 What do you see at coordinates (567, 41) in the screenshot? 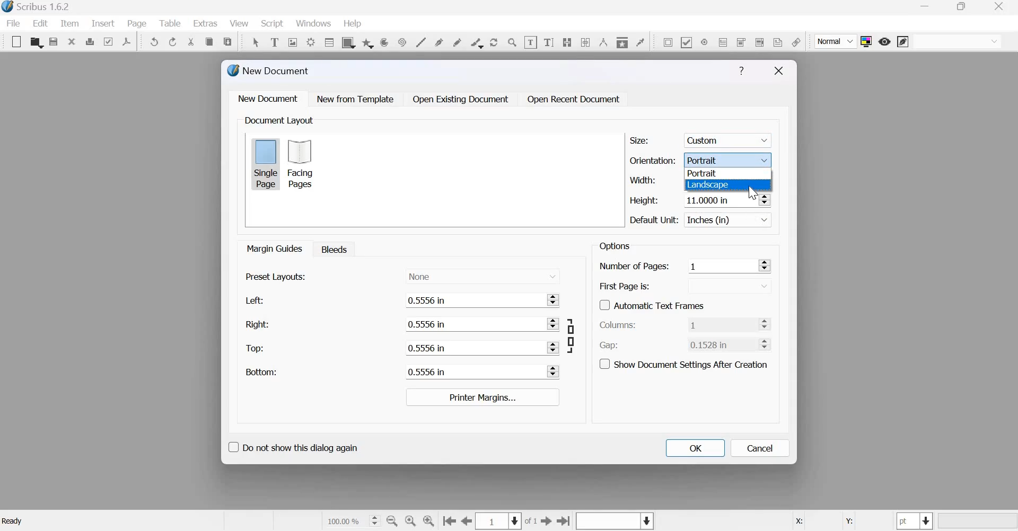
I see `Link text frames` at bounding box center [567, 41].